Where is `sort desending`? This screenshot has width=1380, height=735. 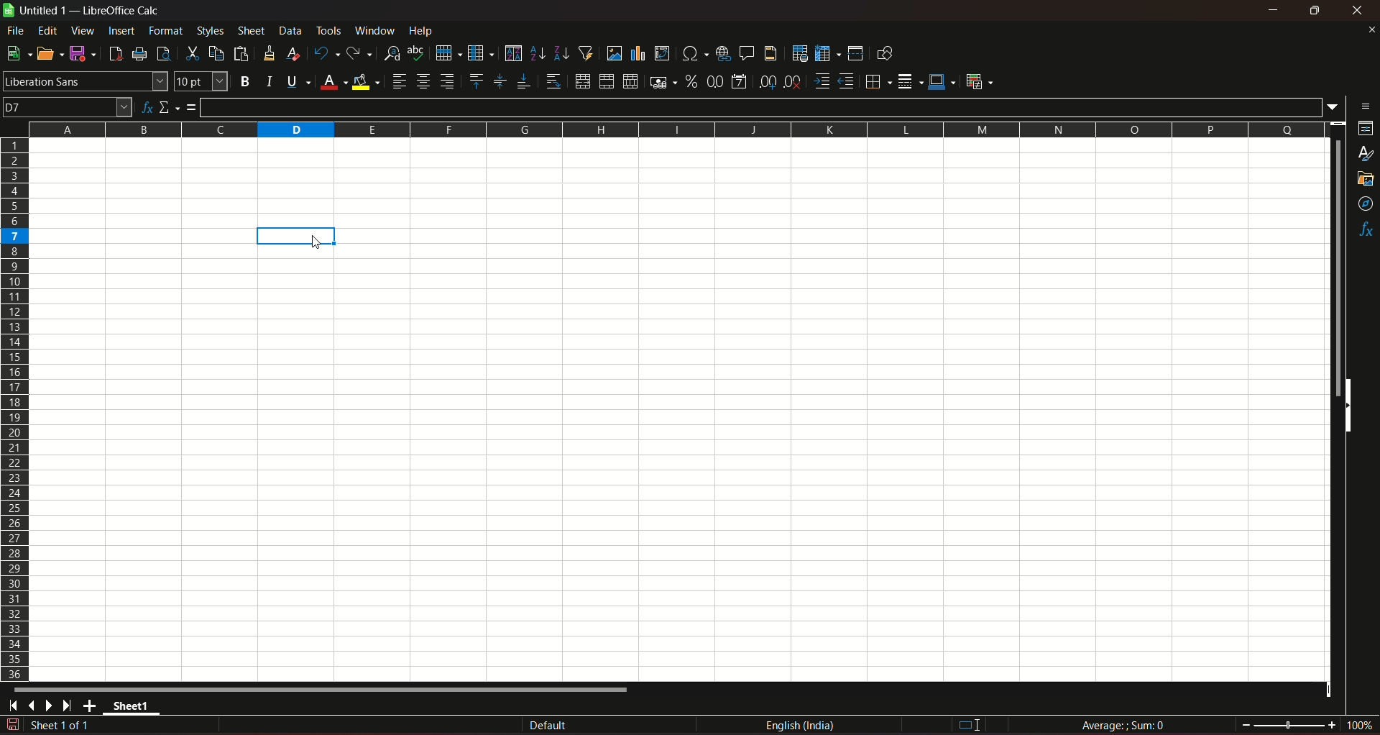
sort desending is located at coordinates (562, 52).